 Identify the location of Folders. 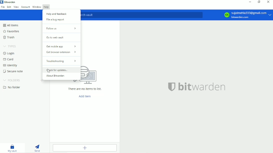
(12, 79).